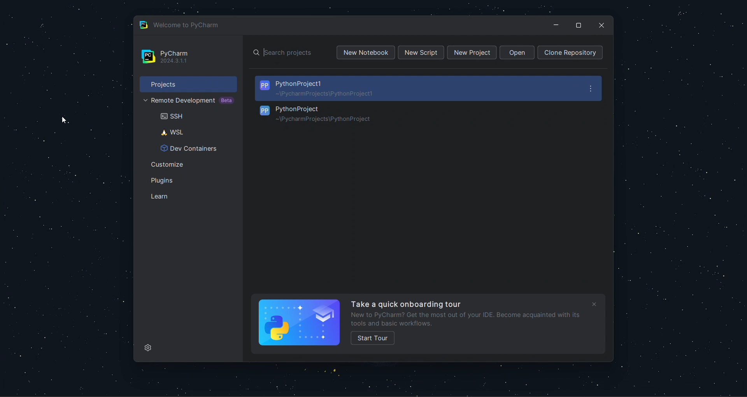 The image size is (747, 397). What do you see at coordinates (418, 52) in the screenshot?
I see `new script ` at bounding box center [418, 52].